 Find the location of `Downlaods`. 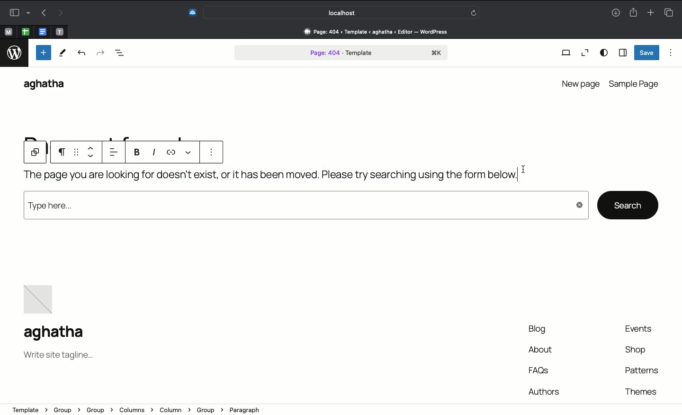

Downlaods is located at coordinates (616, 14).